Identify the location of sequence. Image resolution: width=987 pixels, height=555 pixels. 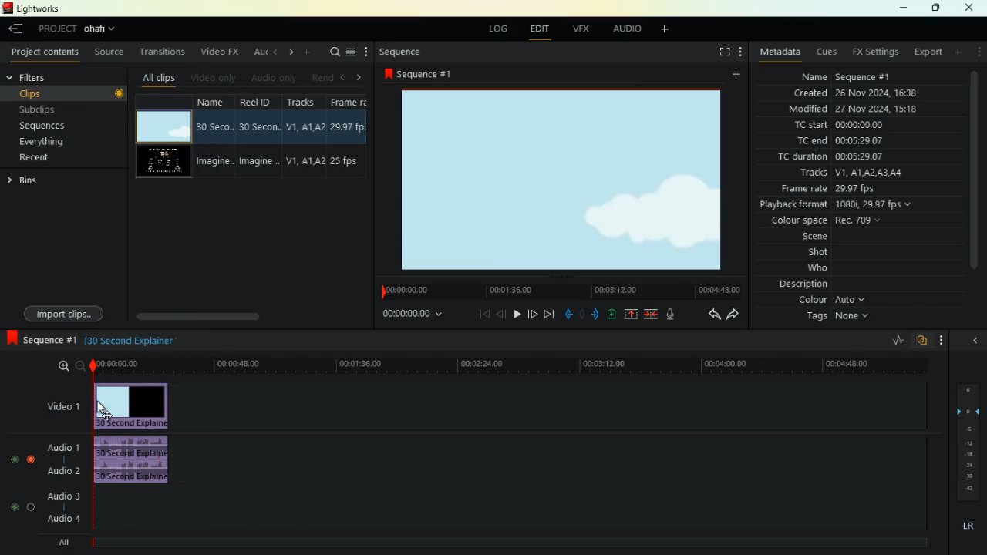
(39, 338).